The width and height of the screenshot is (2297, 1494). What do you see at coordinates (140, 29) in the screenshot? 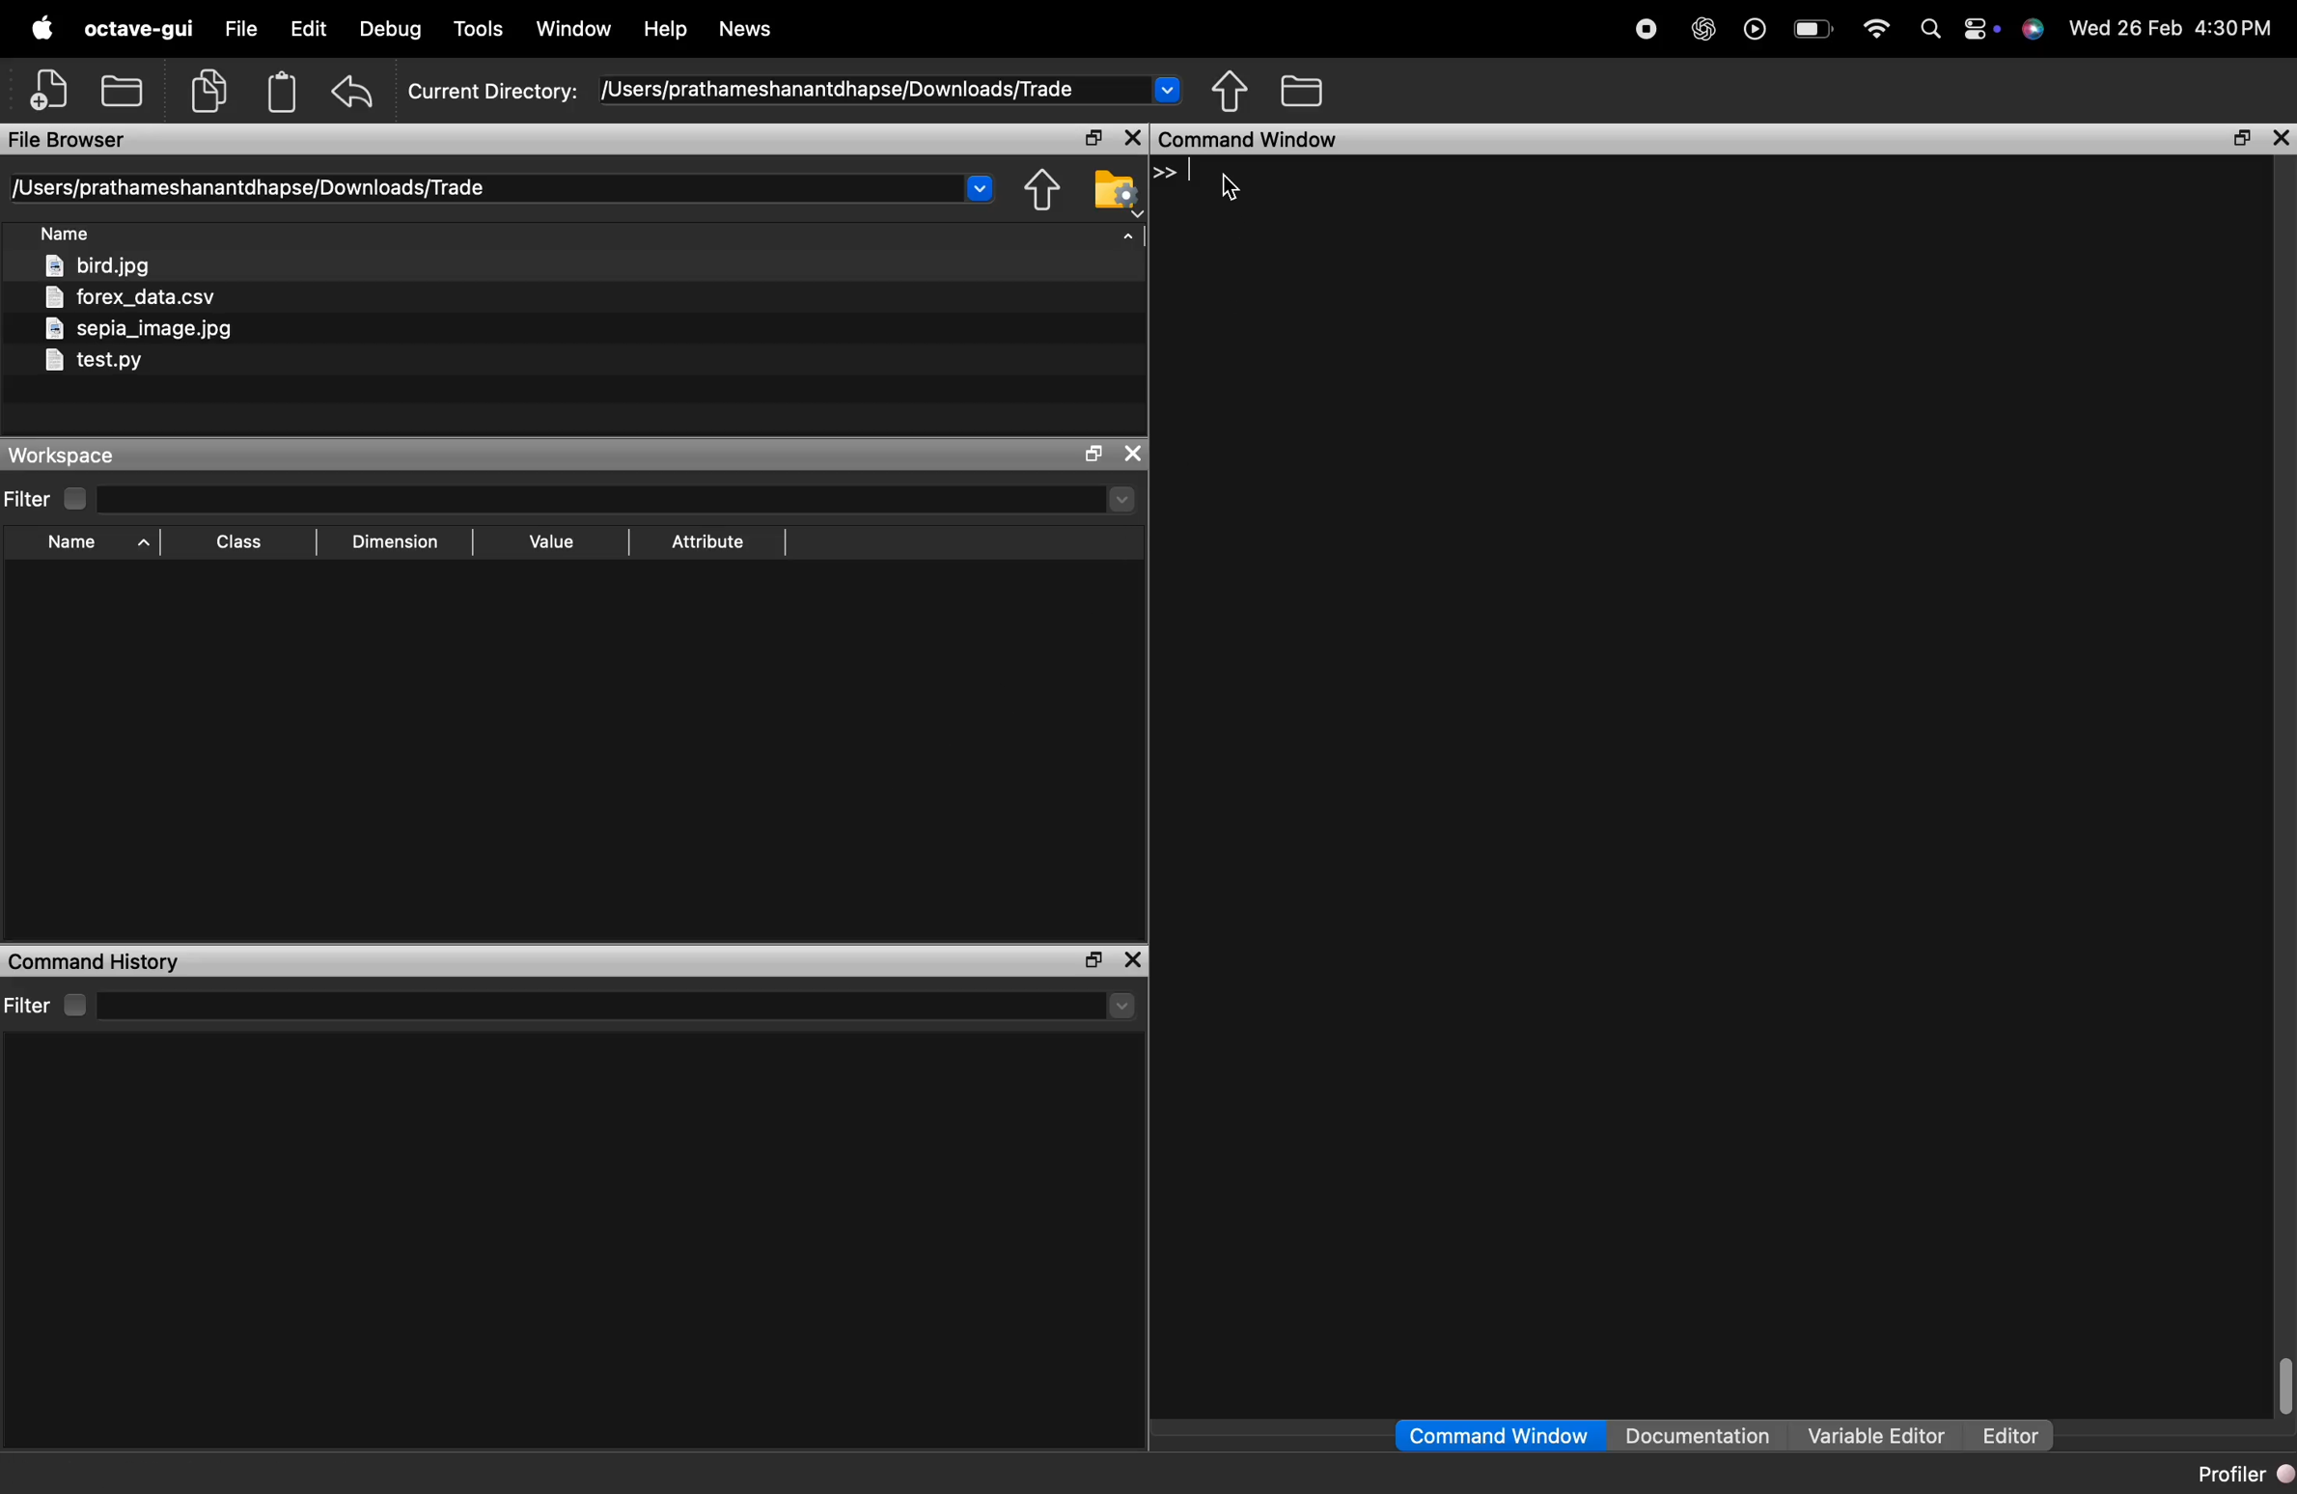
I see `octave-gui` at bounding box center [140, 29].